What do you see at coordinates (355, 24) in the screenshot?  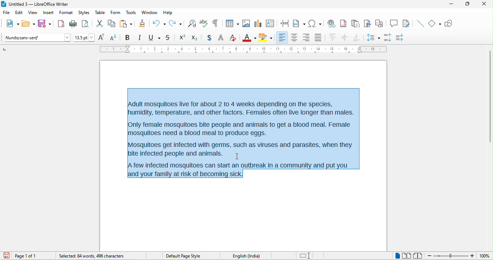 I see `endnote` at bounding box center [355, 24].